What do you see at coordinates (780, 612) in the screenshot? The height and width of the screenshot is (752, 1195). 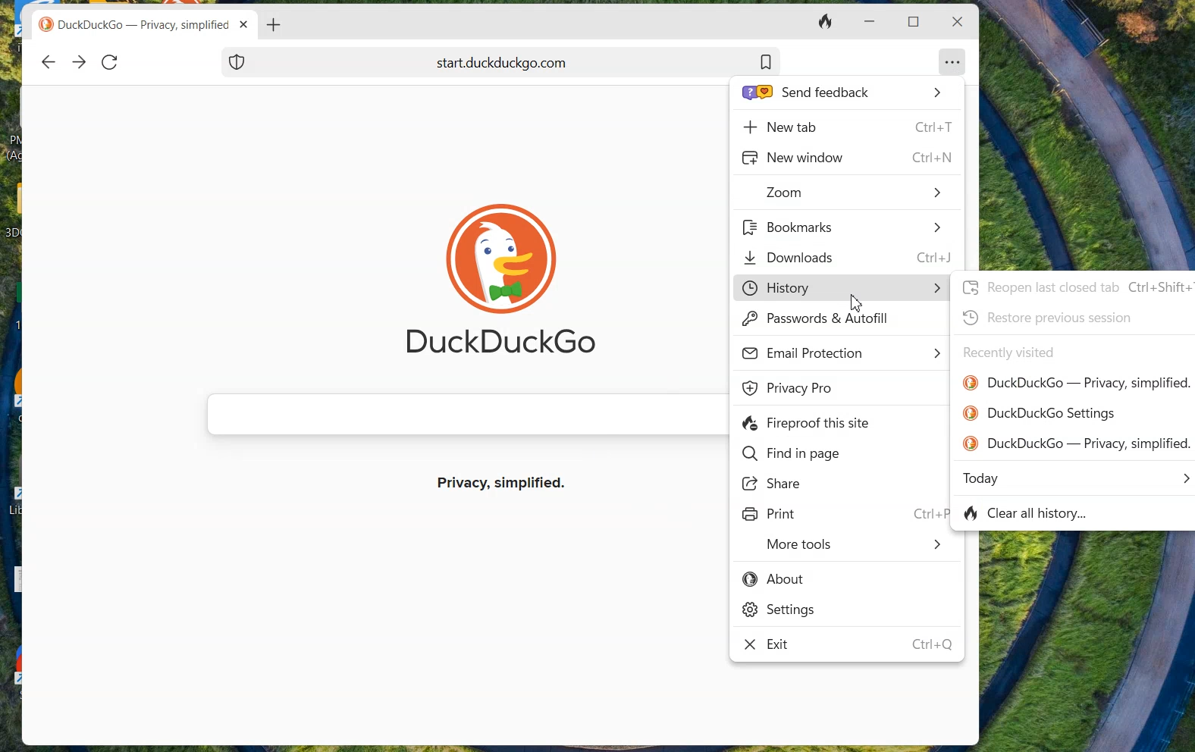 I see `Settings` at bounding box center [780, 612].